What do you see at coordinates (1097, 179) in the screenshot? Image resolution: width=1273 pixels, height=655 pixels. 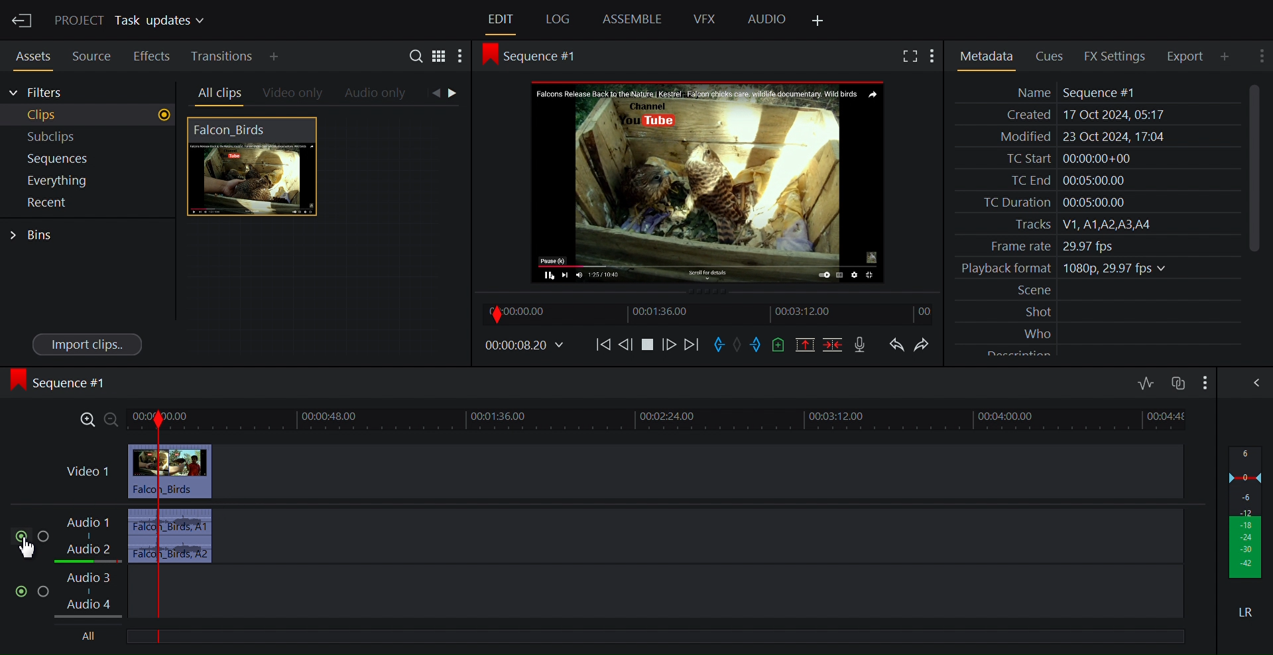 I see `TC End` at bounding box center [1097, 179].